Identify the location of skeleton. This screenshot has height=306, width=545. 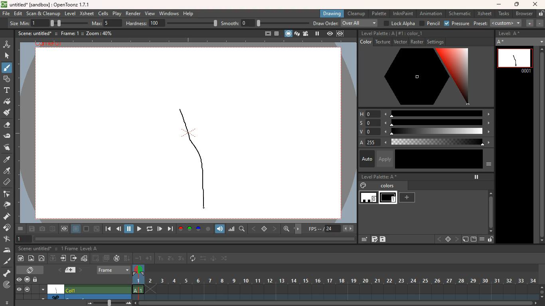
(8, 273).